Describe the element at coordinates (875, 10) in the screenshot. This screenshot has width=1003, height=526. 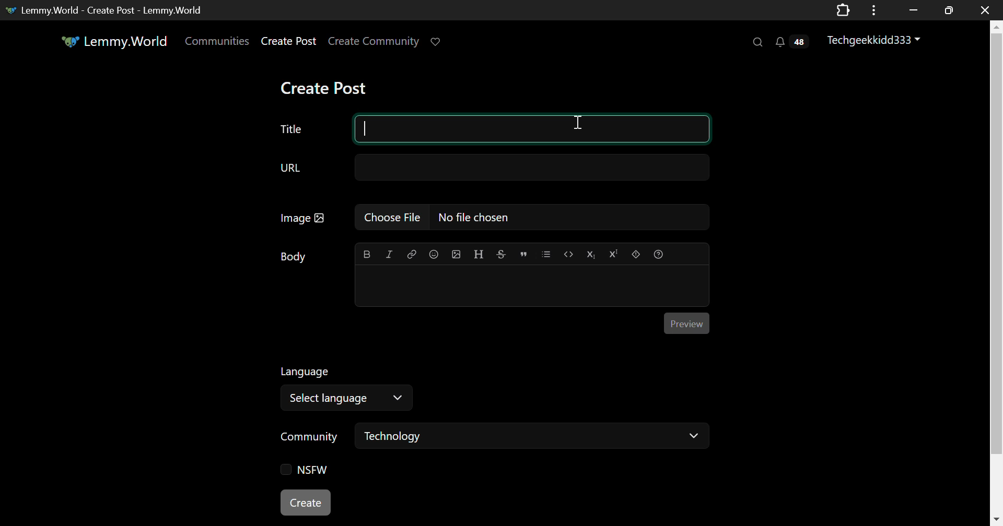
I see `Application Menu` at that location.